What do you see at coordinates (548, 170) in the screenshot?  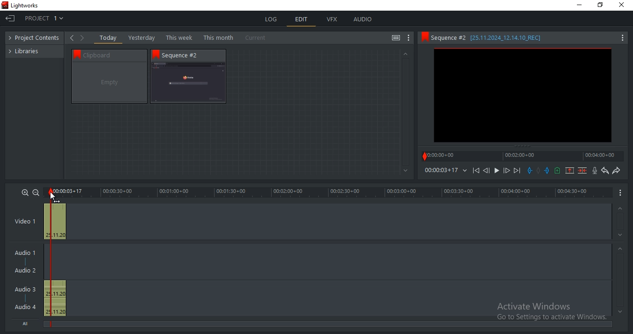 I see `mark out` at bounding box center [548, 170].